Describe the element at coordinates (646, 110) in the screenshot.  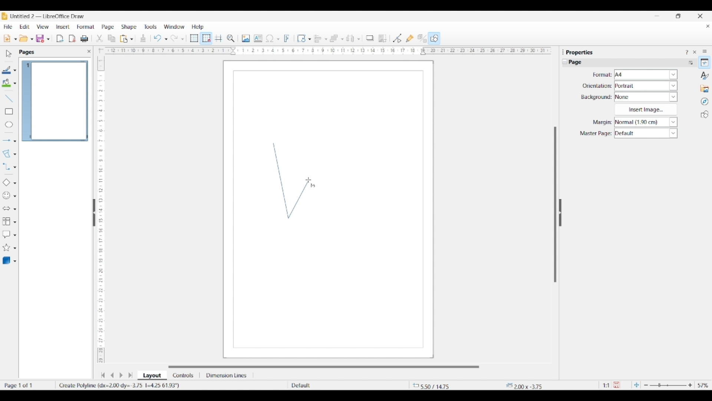
I see `Insert image` at that location.